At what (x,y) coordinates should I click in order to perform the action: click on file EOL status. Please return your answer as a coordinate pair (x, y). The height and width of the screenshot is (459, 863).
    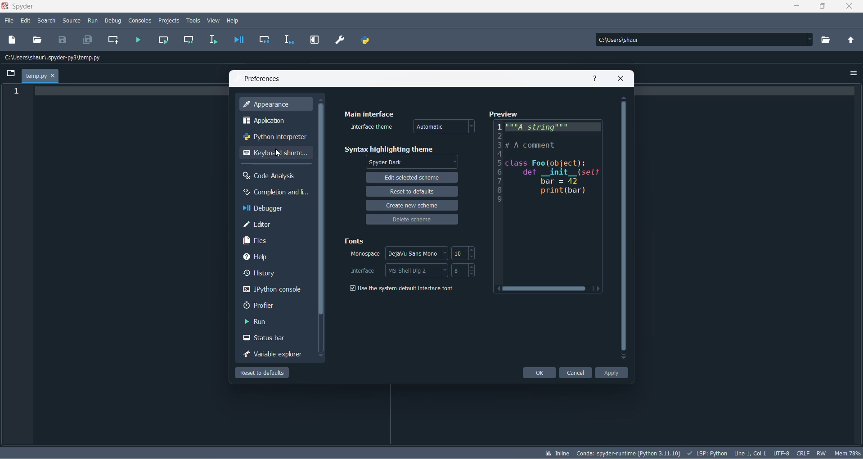
    Looking at the image, I should click on (804, 453).